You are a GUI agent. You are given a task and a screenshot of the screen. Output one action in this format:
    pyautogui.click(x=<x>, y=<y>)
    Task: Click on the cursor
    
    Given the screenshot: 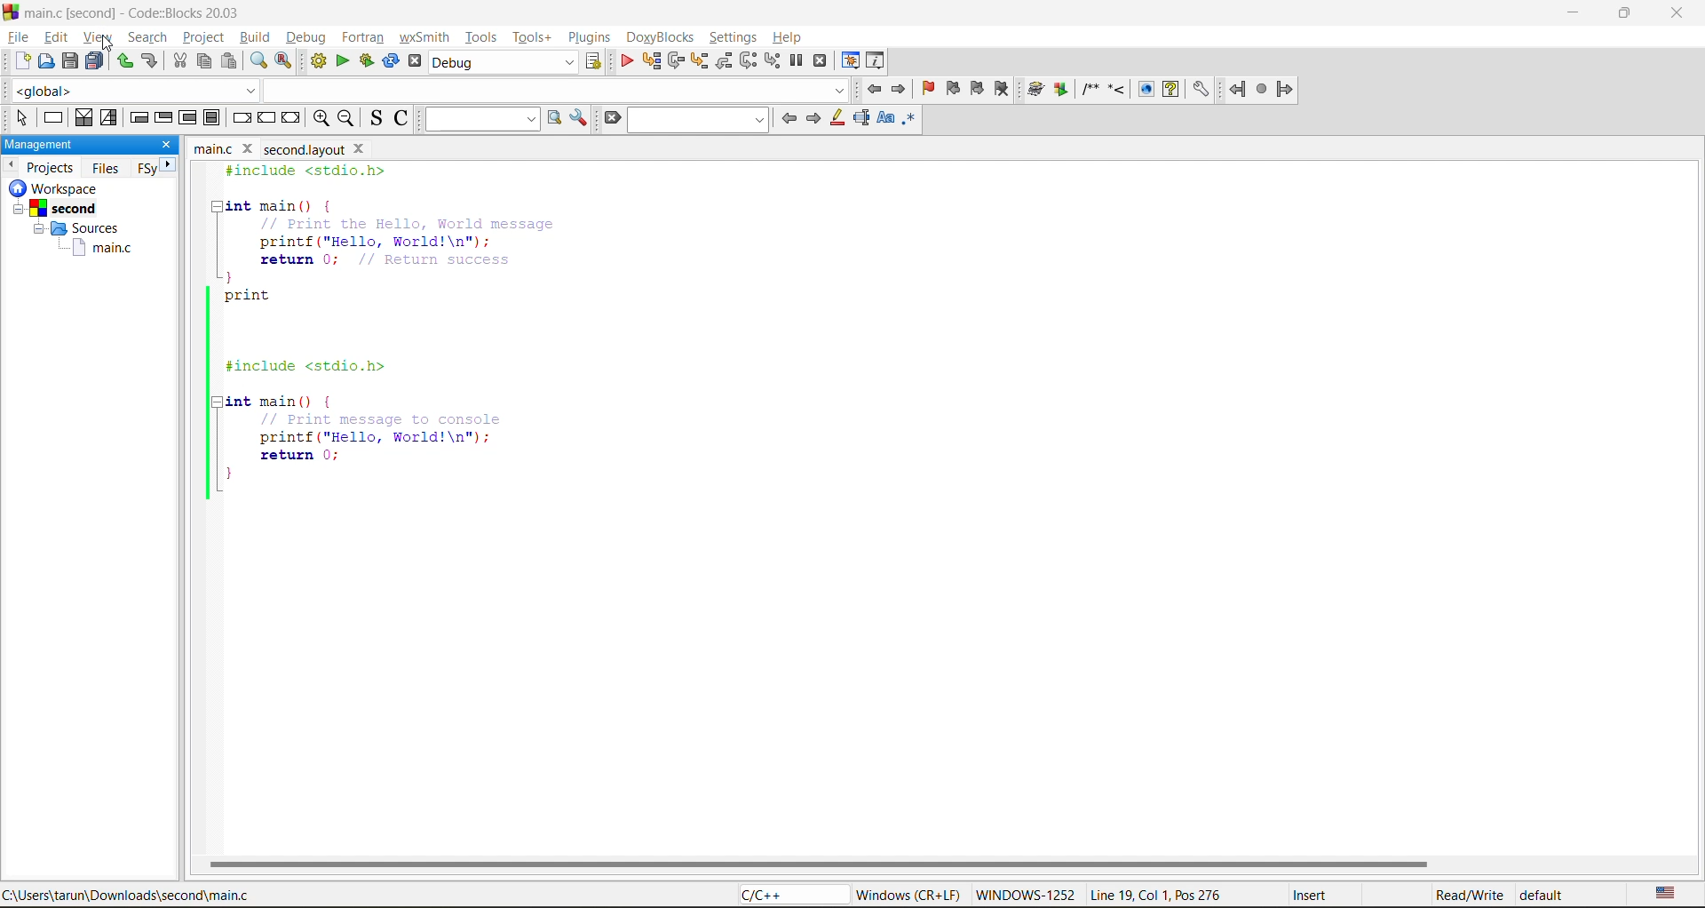 What is the action you would take?
    pyautogui.click(x=108, y=44)
    